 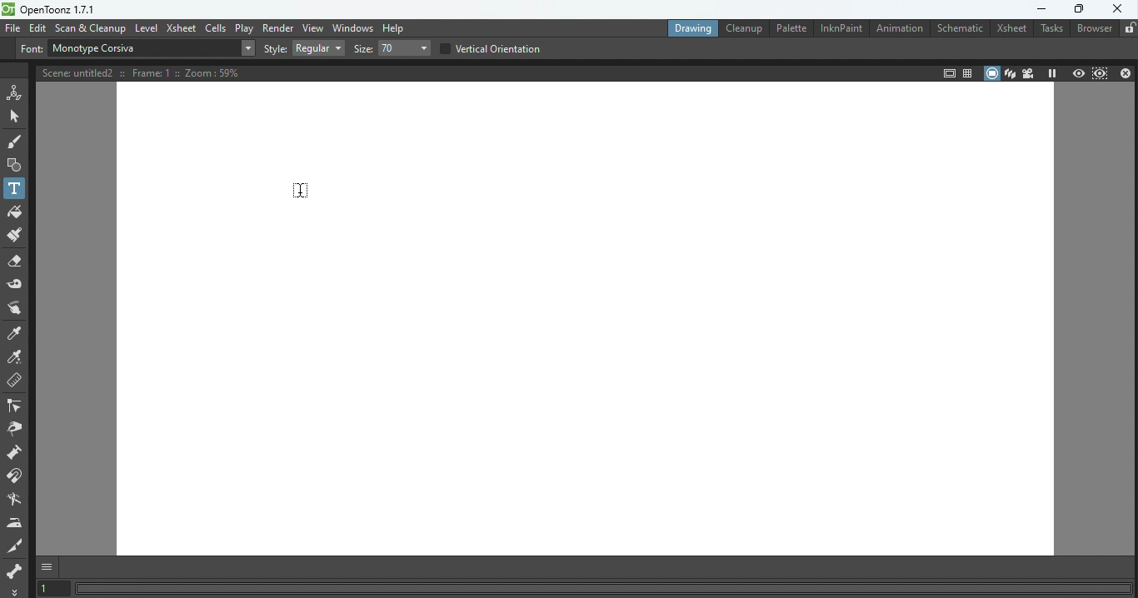 I want to click on Field guide, so click(x=968, y=72).